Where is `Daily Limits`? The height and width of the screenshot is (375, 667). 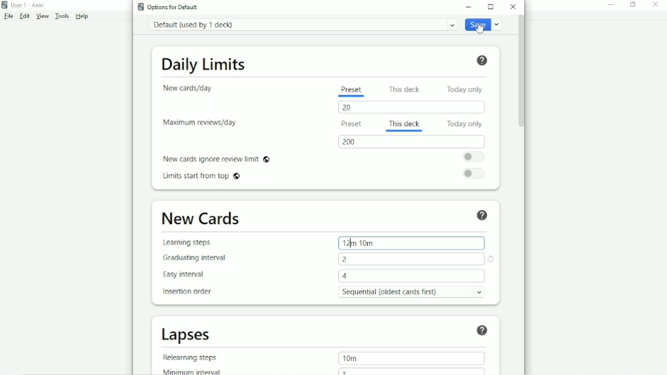 Daily Limits is located at coordinates (204, 65).